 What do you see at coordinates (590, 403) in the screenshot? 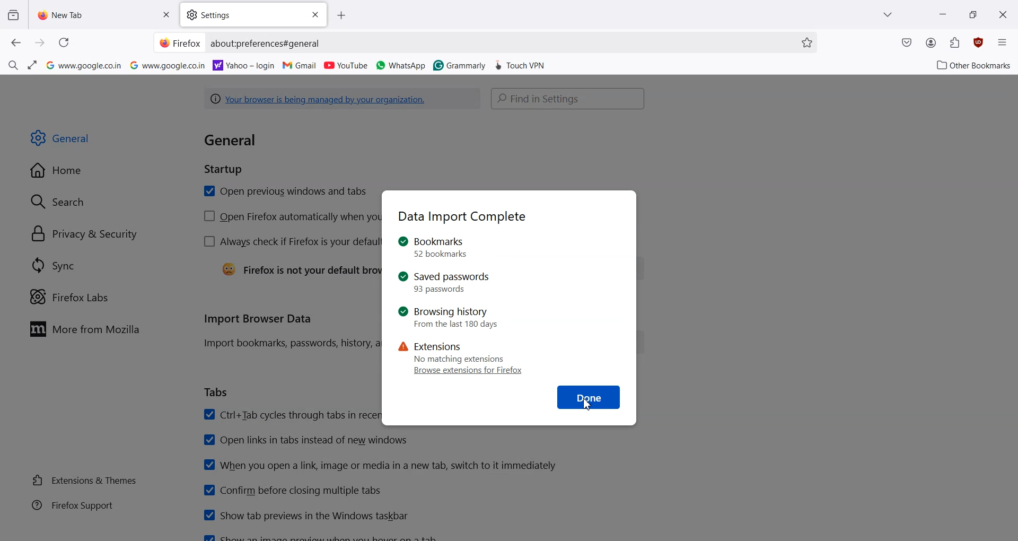
I see `Cursor` at bounding box center [590, 403].